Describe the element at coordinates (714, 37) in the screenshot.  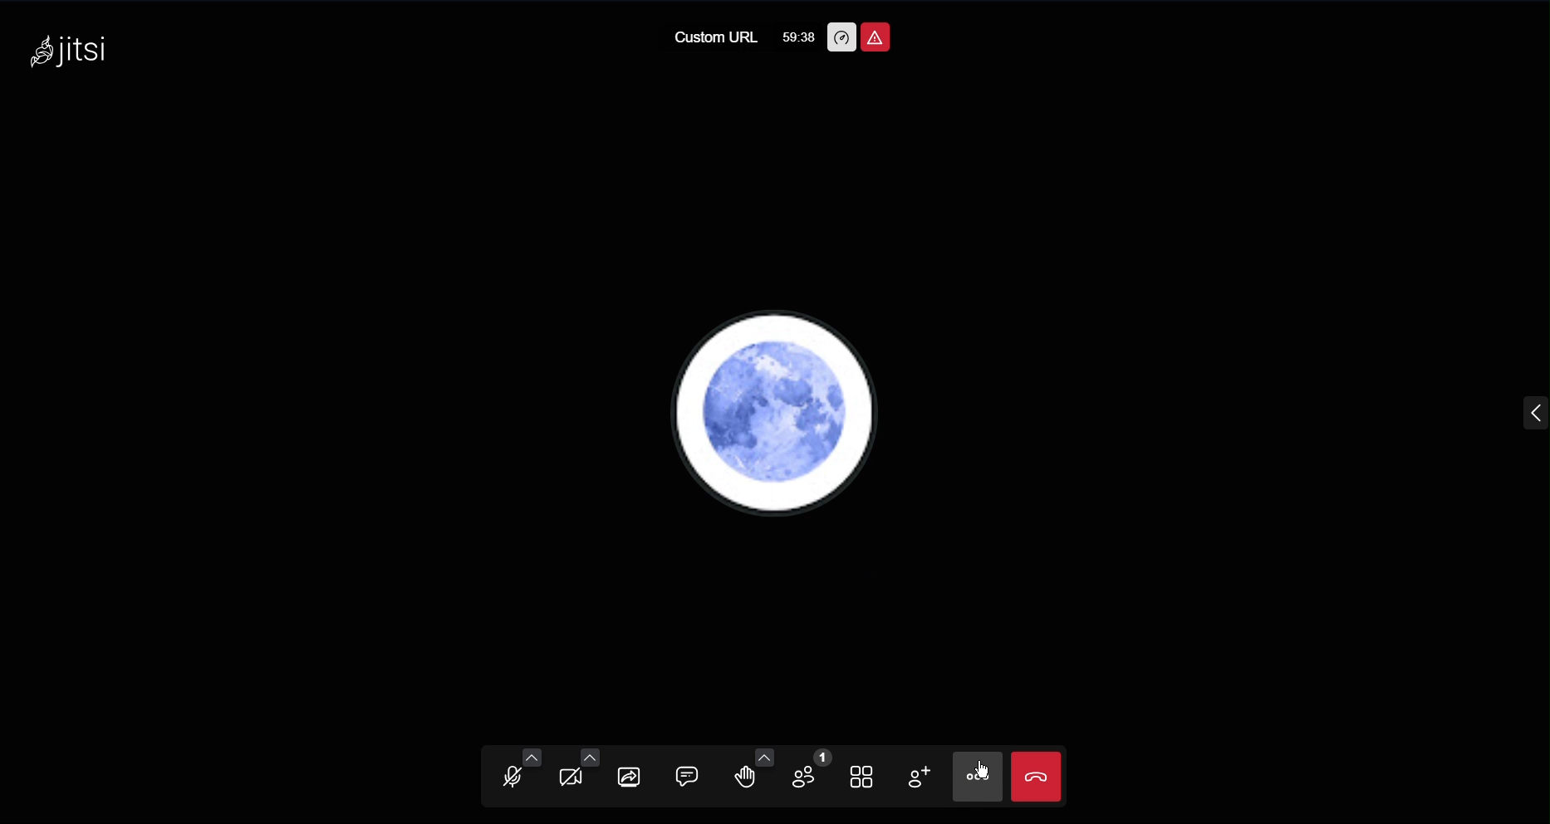
I see `Custom URL` at that location.